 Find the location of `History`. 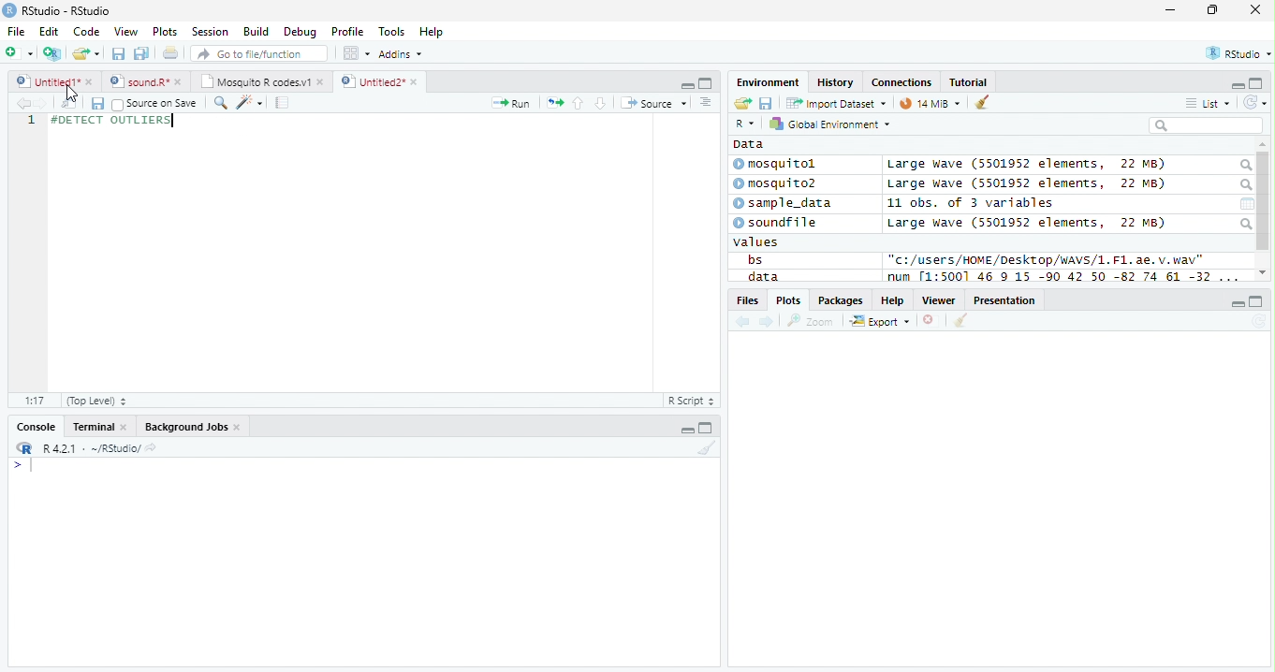

History is located at coordinates (835, 82).